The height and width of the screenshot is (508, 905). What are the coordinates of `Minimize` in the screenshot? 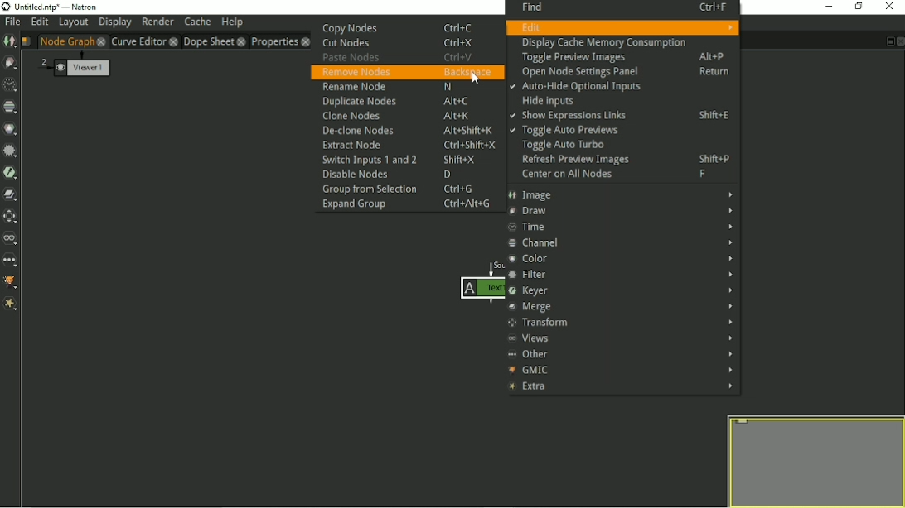 It's located at (827, 6).